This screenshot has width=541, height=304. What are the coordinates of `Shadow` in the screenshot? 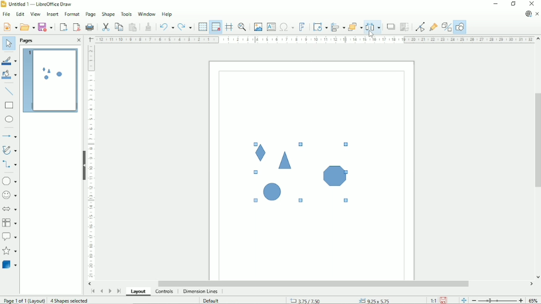 It's located at (389, 26).